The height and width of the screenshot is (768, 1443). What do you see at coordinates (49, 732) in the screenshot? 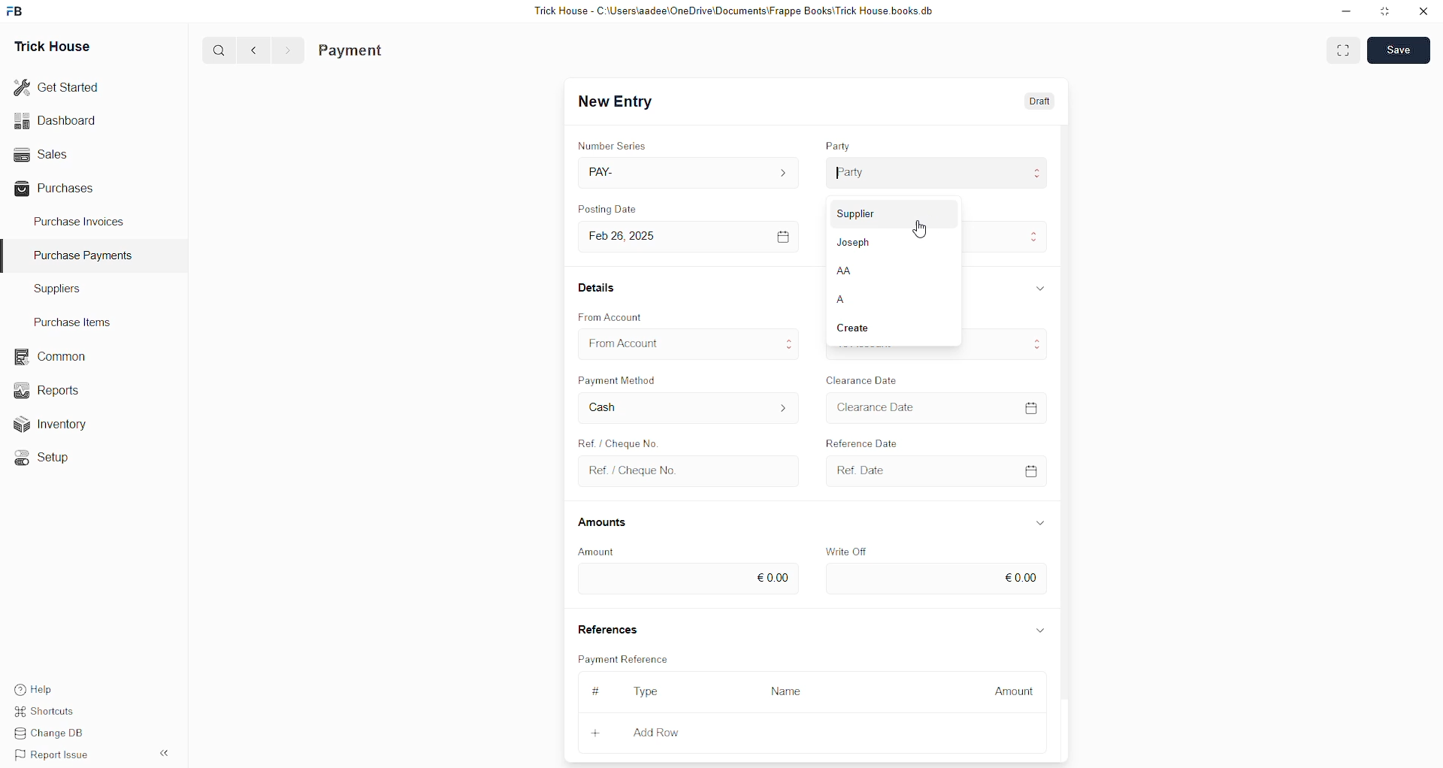
I see `Change DB` at bounding box center [49, 732].